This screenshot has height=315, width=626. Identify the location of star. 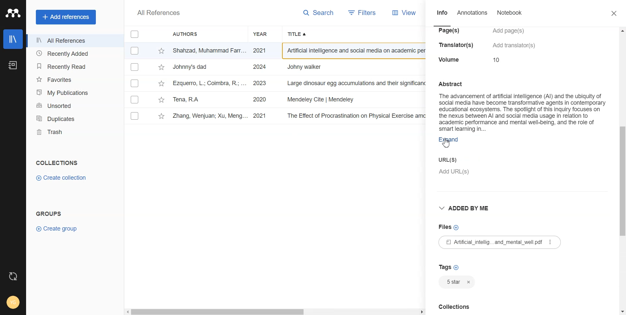
(162, 116).